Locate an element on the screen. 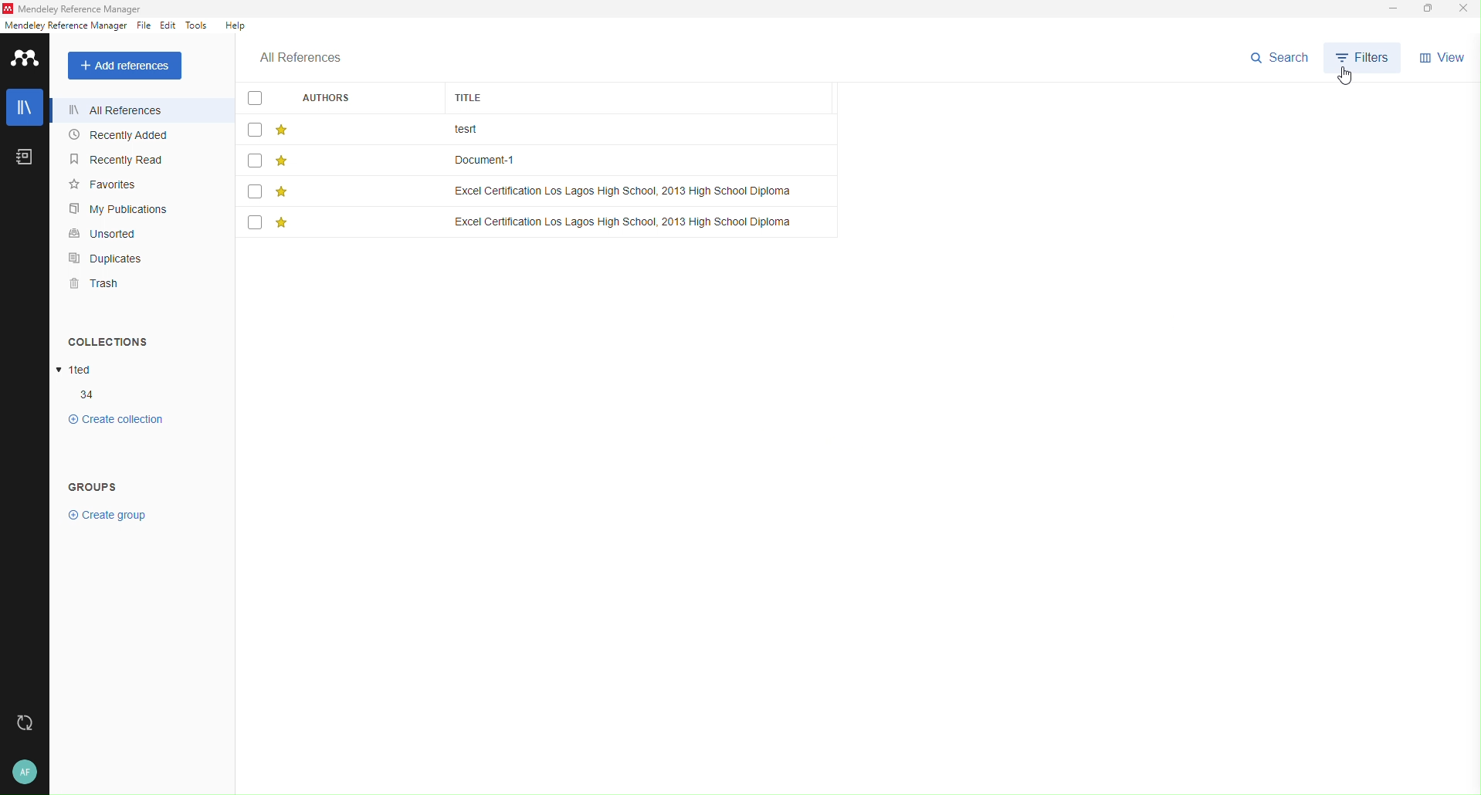 The height and width of the screenshot is (795, 1481). All references is located at coordinates (301, 57).